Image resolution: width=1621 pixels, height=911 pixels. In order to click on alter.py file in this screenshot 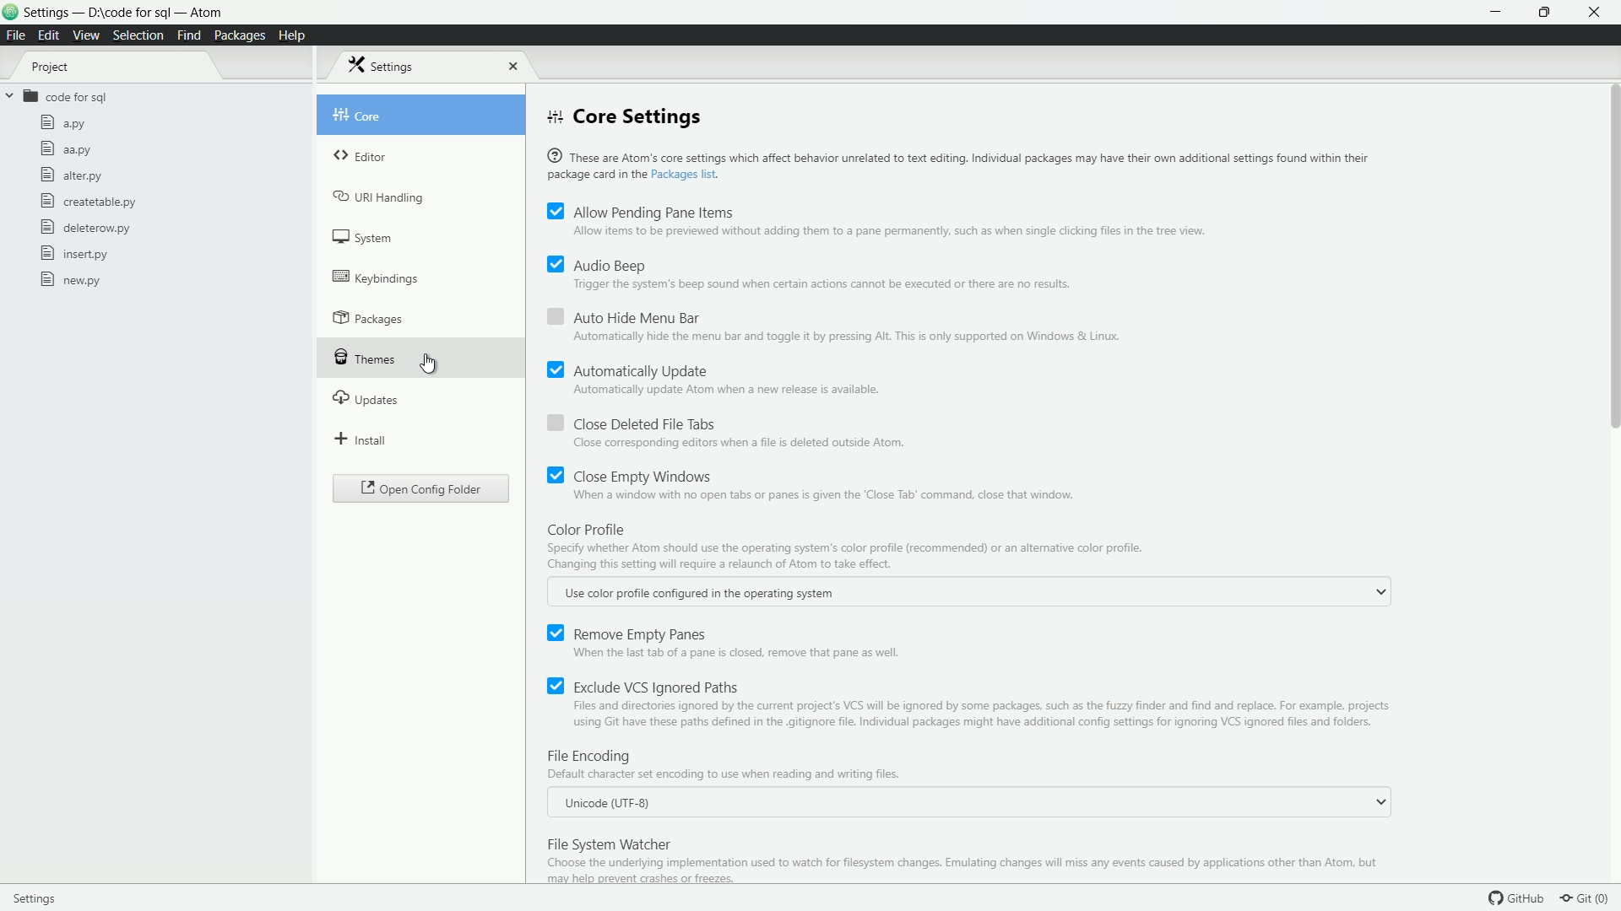, I will do `click(70, 175)`.